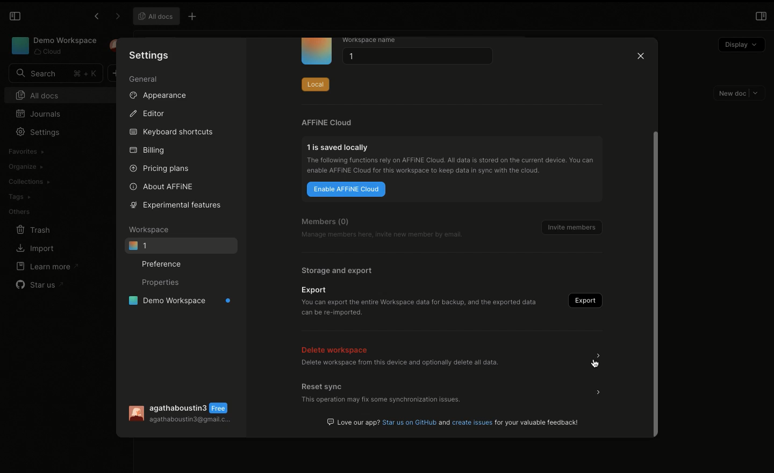 Image resolution: width=774 pixels, height=473 pixels. I want to click on Delete workspace from this device and optionally delete all data., so click(399, 364).